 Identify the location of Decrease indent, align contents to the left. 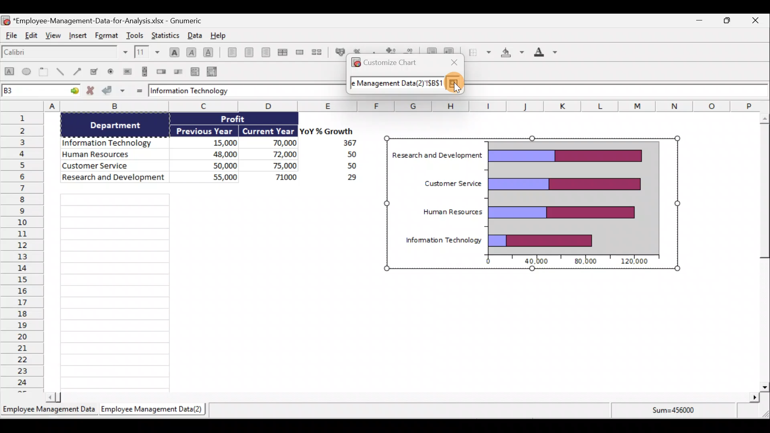
(431, 50).